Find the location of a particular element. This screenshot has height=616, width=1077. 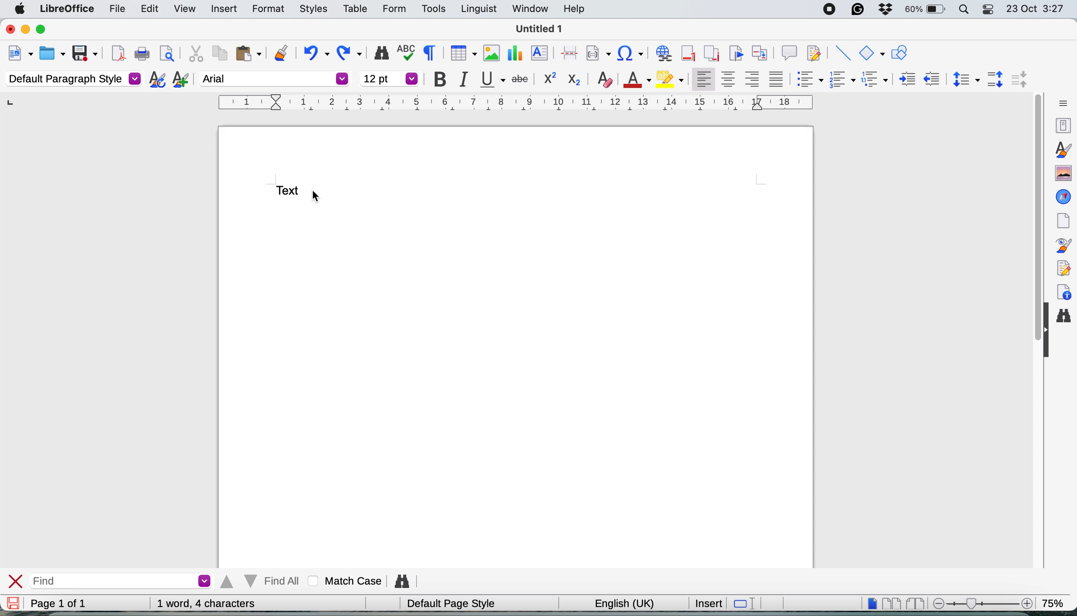

toggle unordered list is located at coordinates (808, 81).